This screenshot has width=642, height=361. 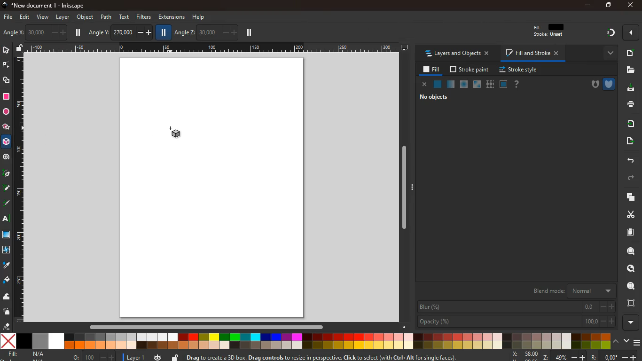 What do you see at coordinates (404, 326) in the screenshot?
I see `down` at bounding box center [404, 326].